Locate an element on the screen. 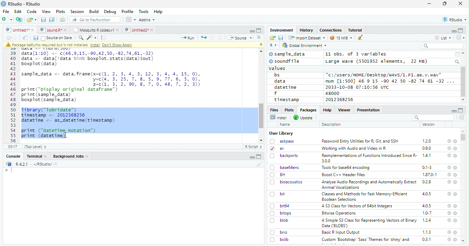 The width and height of the screenshot is (469, 246). values is located at coordinates (278, 68).